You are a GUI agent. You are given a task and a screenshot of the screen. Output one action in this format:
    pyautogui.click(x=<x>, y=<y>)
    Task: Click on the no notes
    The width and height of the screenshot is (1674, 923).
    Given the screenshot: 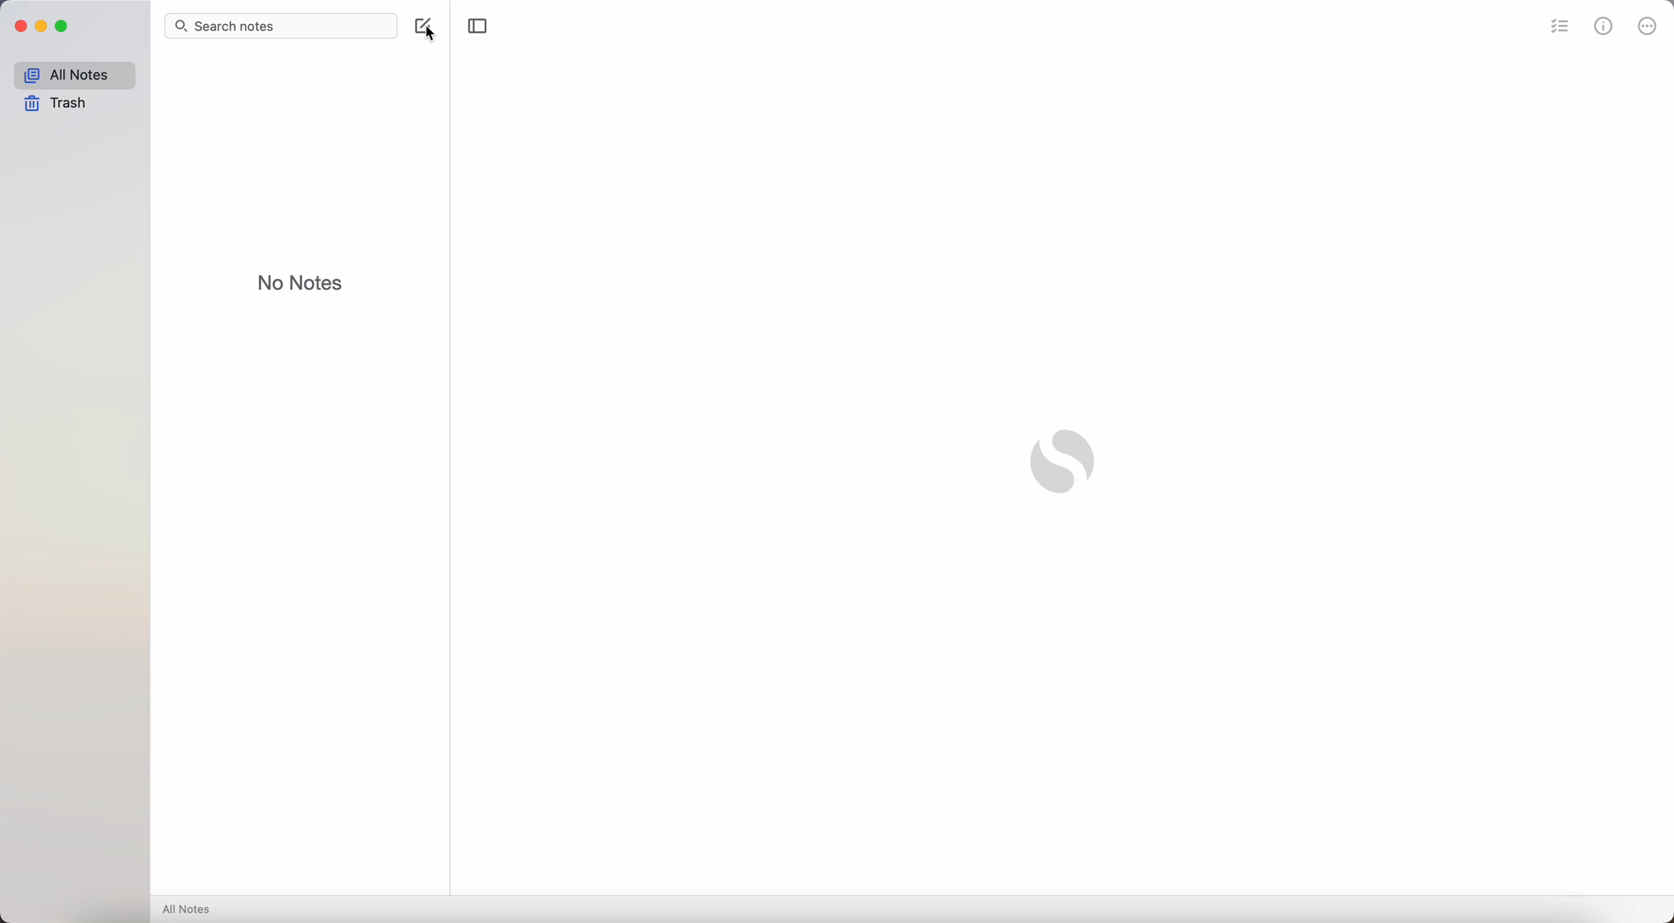 What is the action you would take?
    pyautogui.click(x=297, y=280)
    